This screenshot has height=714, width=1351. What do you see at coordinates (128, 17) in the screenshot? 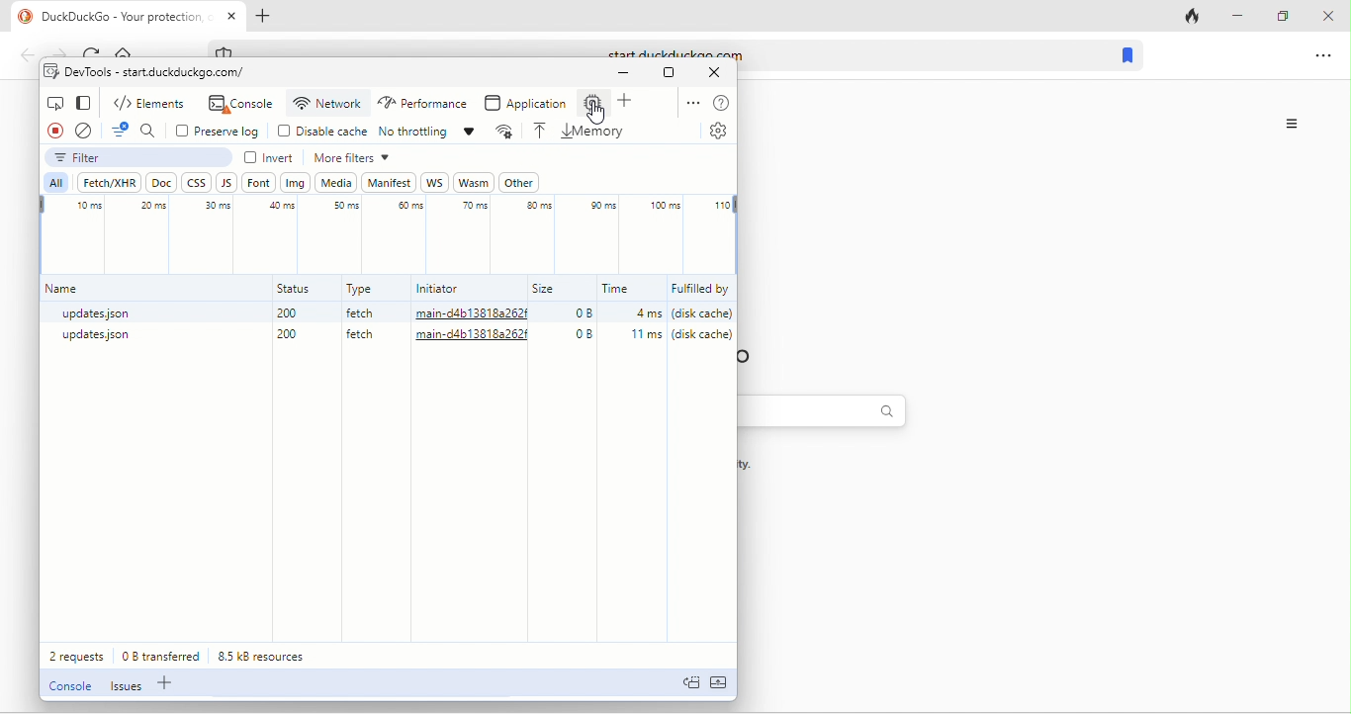
I see `title` at bounding box center [128, 17].